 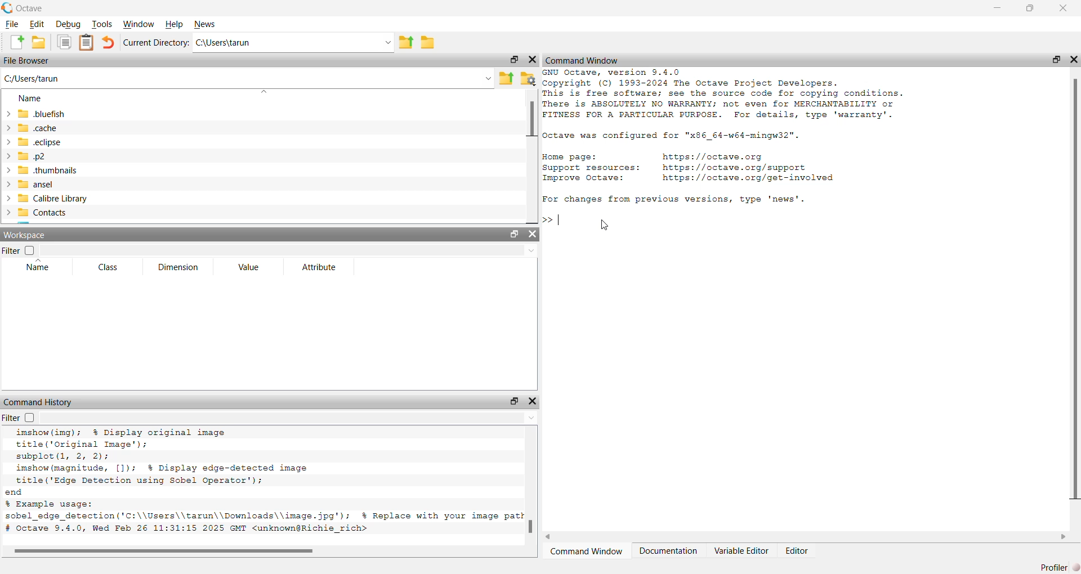 I want to click on close, so click(x=1064, y=7).